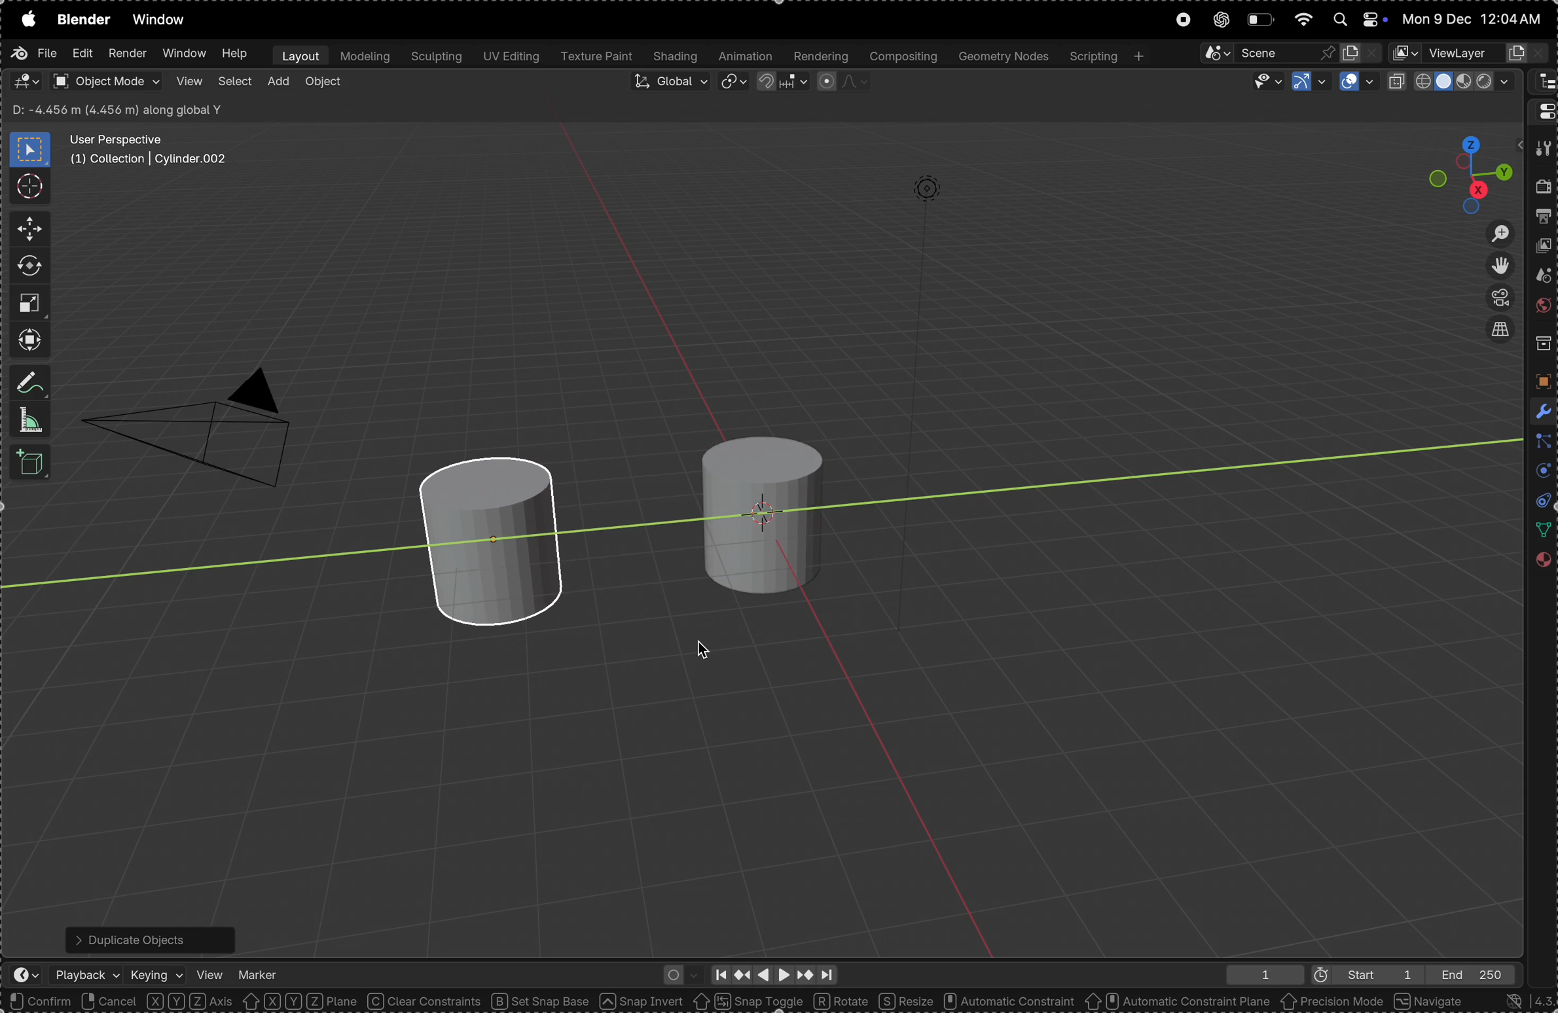 The image size is (1558, 1013). What do you see at coordinates (1496, 299) in the screenshot?
I see `toggle camera view` at bounding box center [1496, 299].